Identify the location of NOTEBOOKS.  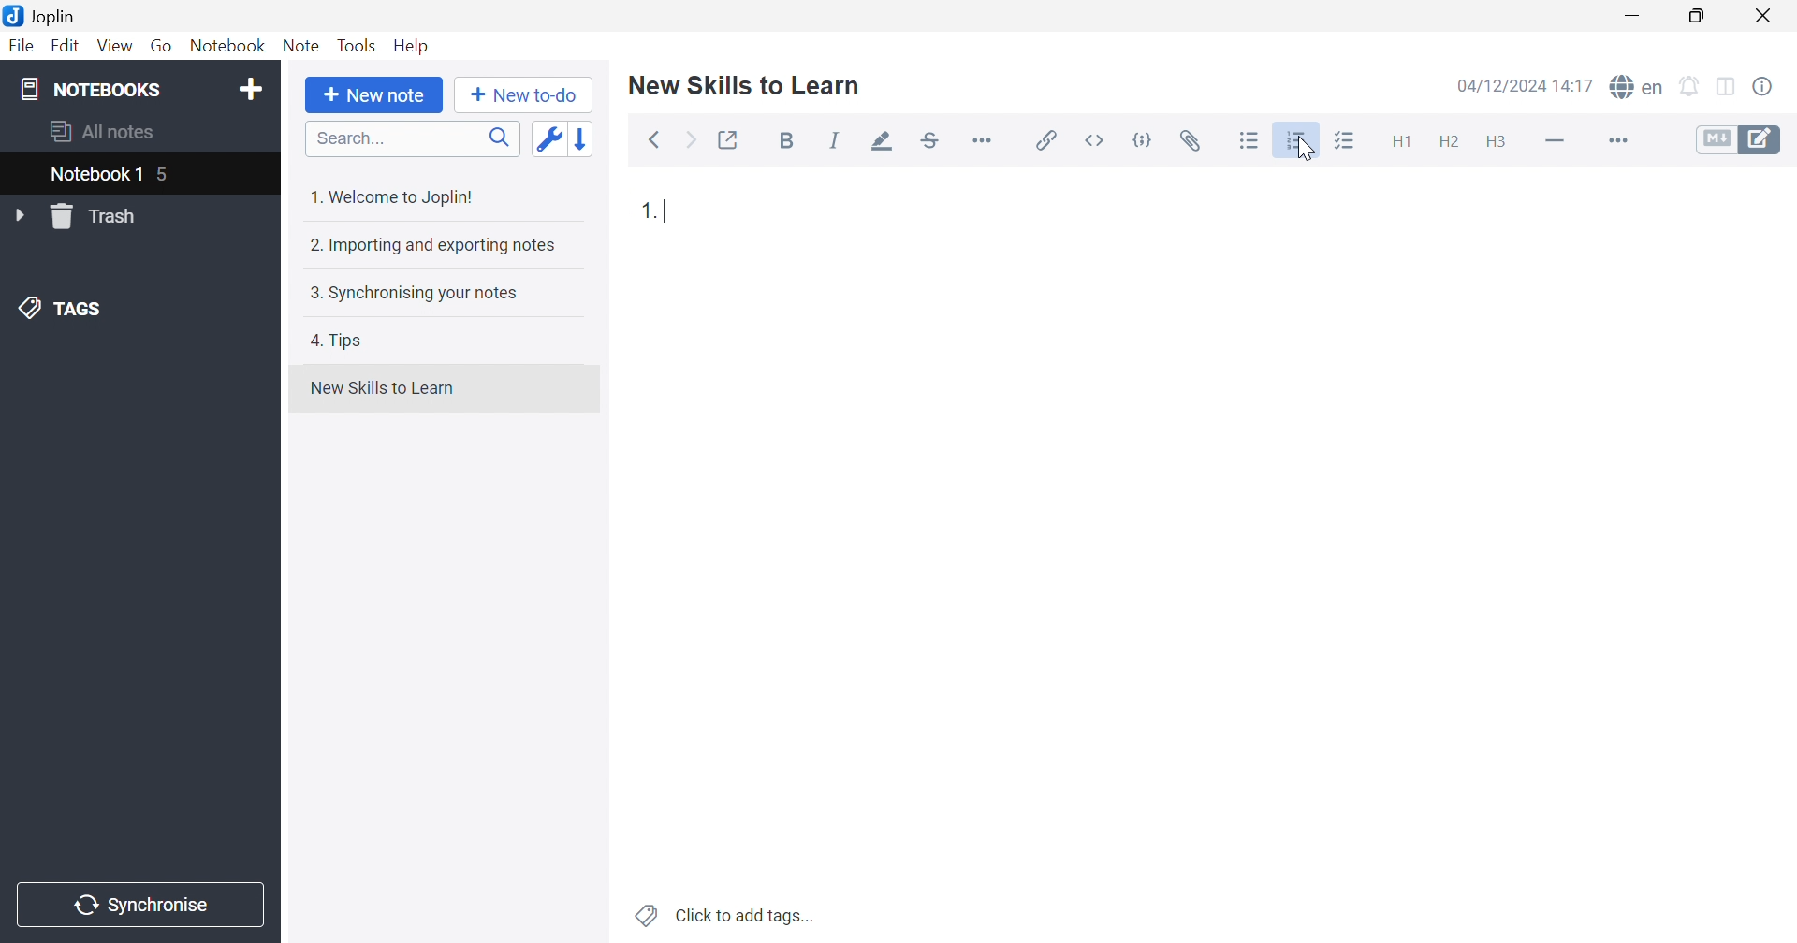
(89, 88).